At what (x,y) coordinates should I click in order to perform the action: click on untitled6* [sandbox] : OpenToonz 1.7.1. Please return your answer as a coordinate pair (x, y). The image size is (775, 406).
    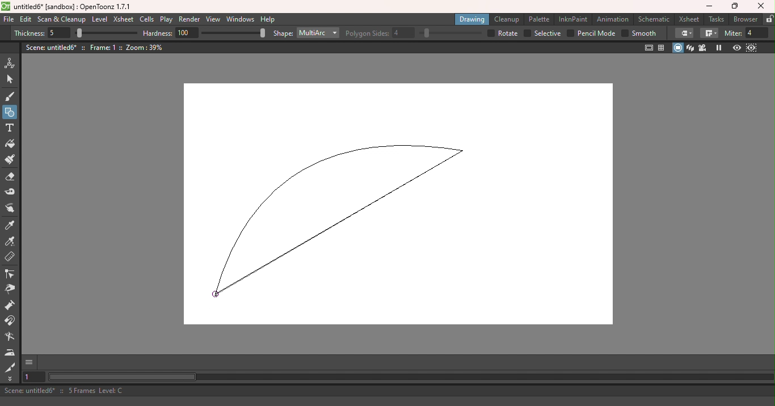
    Looking at the image, I should click on (68, 7).